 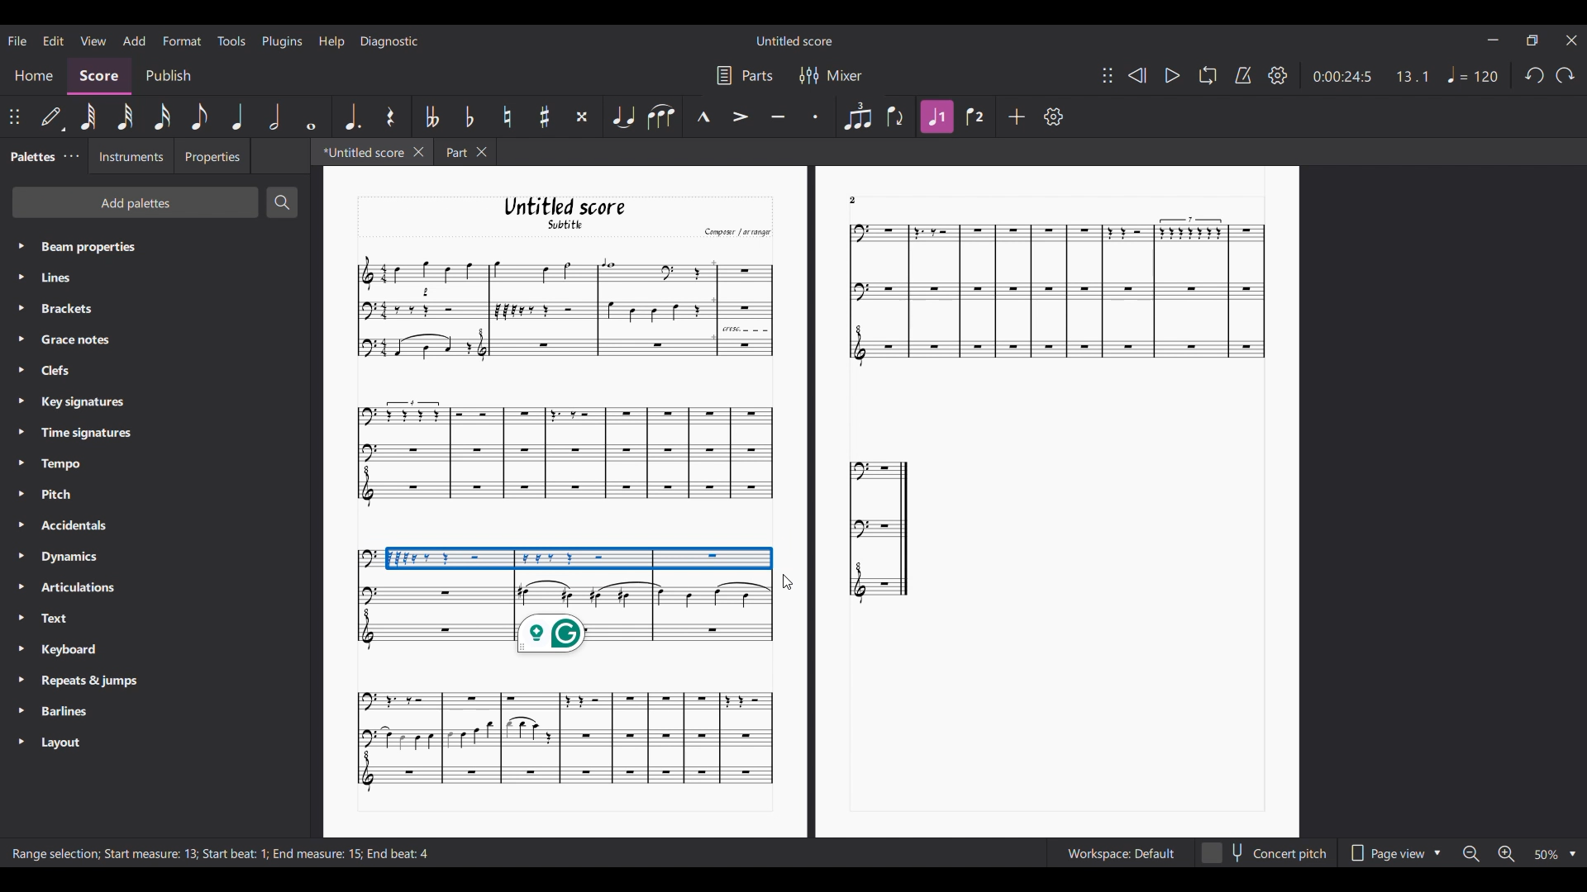 What do you see at coordinates (126, 156) in the screenshot?
I see `Instruments` at bounding box center [126, 156].